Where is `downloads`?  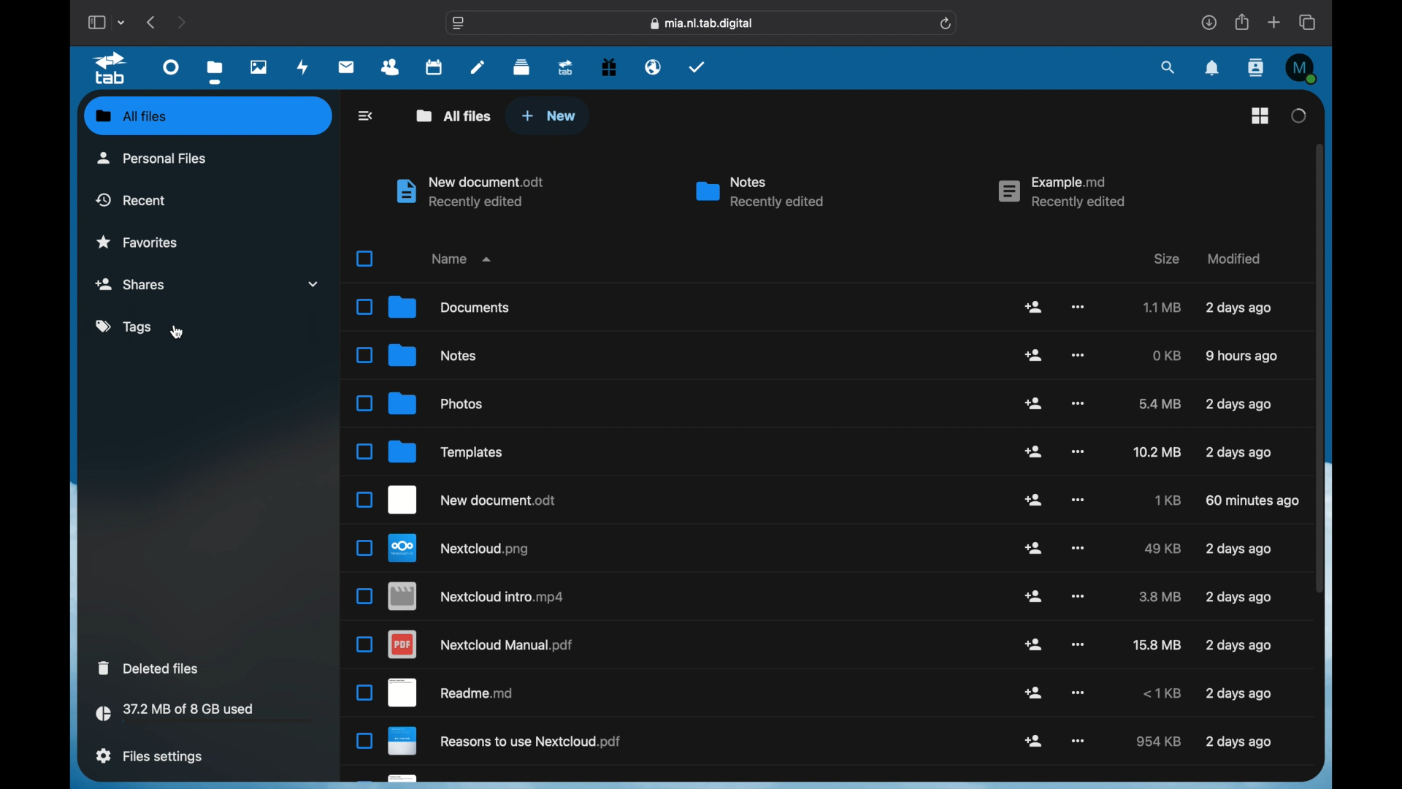
downloads is located at coordinates (1209, 22).